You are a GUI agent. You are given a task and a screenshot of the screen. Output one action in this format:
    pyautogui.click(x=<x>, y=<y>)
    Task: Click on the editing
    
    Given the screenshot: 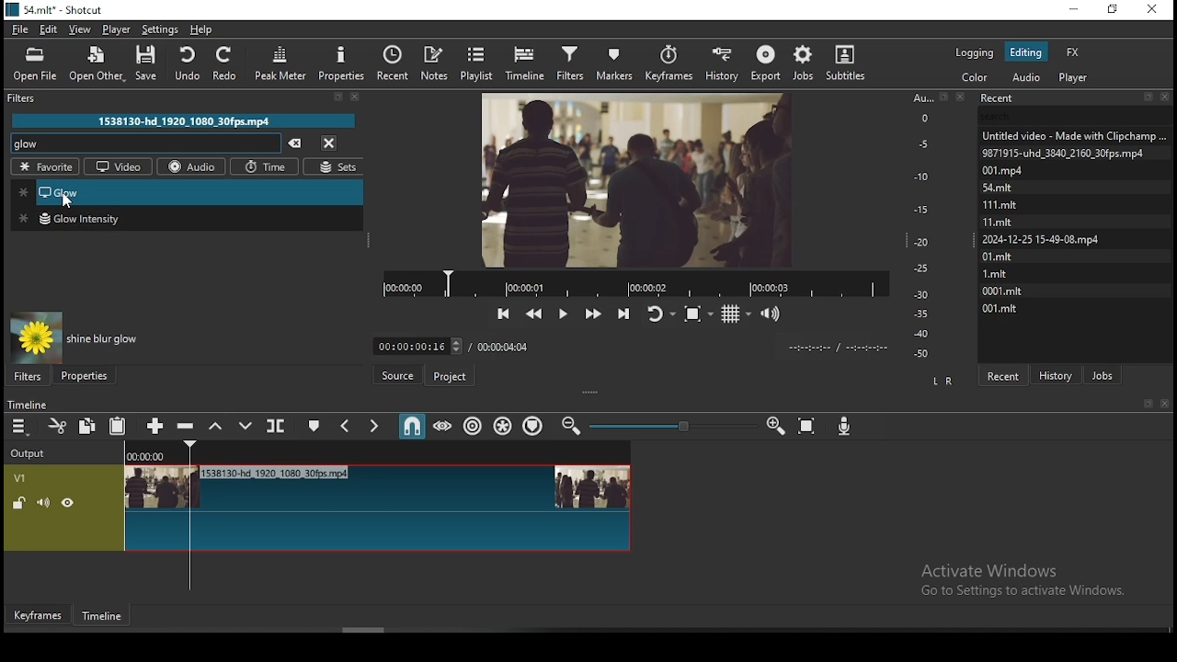 What is the action you would take?
    pyautogui.click(x=1025, y=51)
    